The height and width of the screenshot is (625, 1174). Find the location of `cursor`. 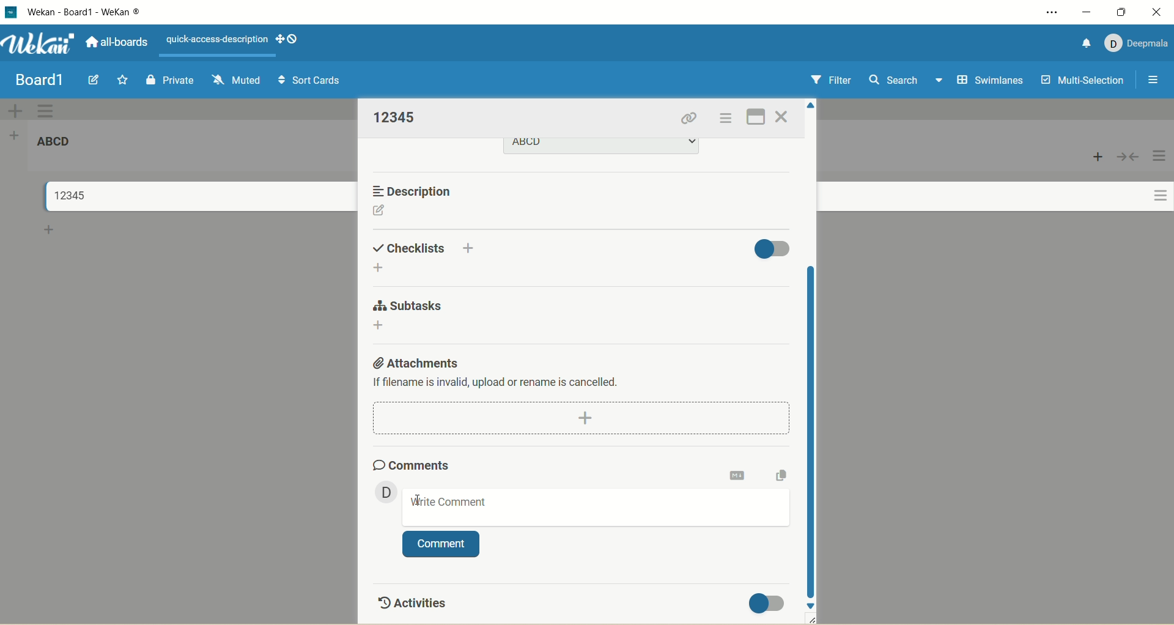

cursor is located at coordinates (420, 500).